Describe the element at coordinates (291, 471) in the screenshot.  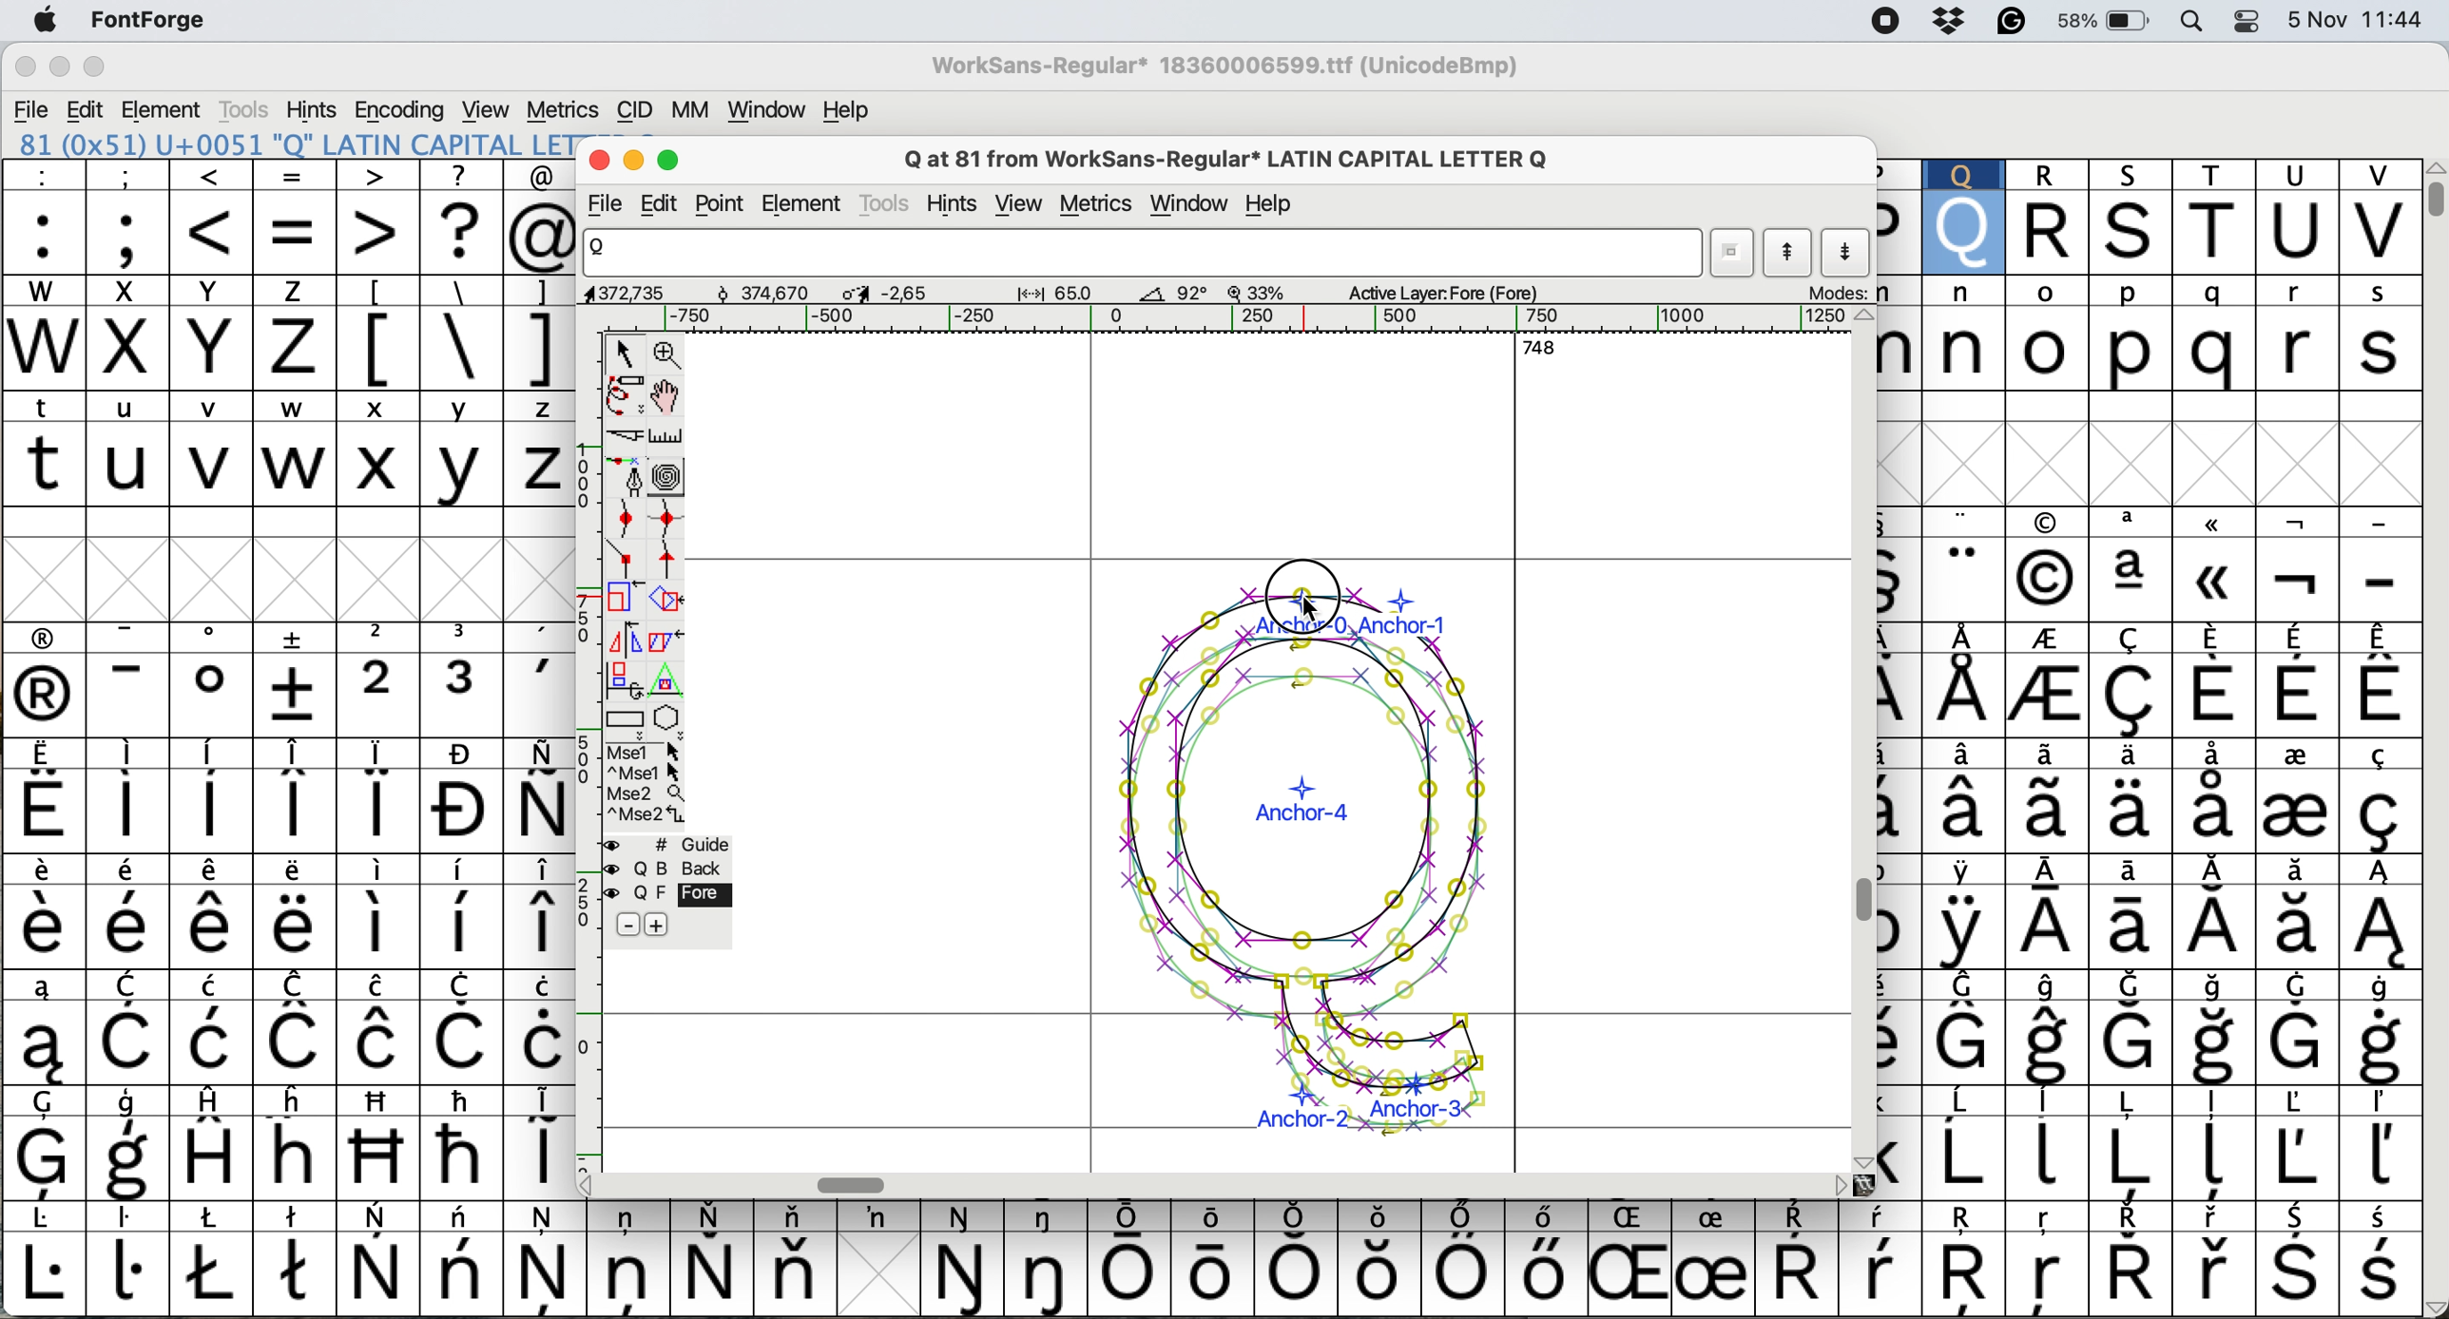
I see `uppercase letters` at that location.